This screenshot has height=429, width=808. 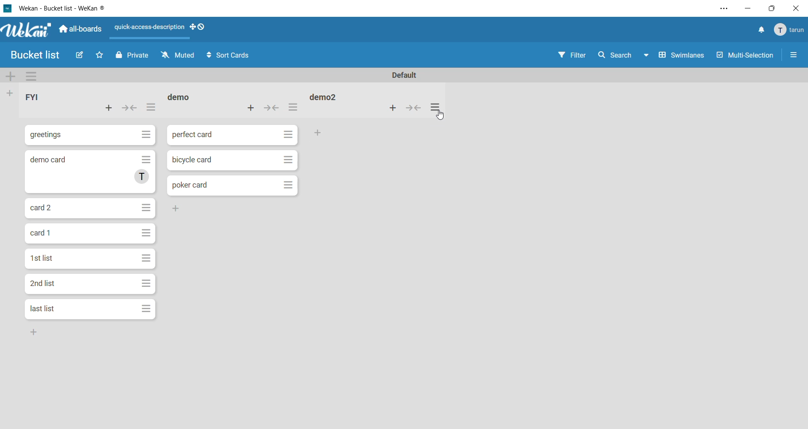 I want to click on list actions, so click(x=296, y=108).